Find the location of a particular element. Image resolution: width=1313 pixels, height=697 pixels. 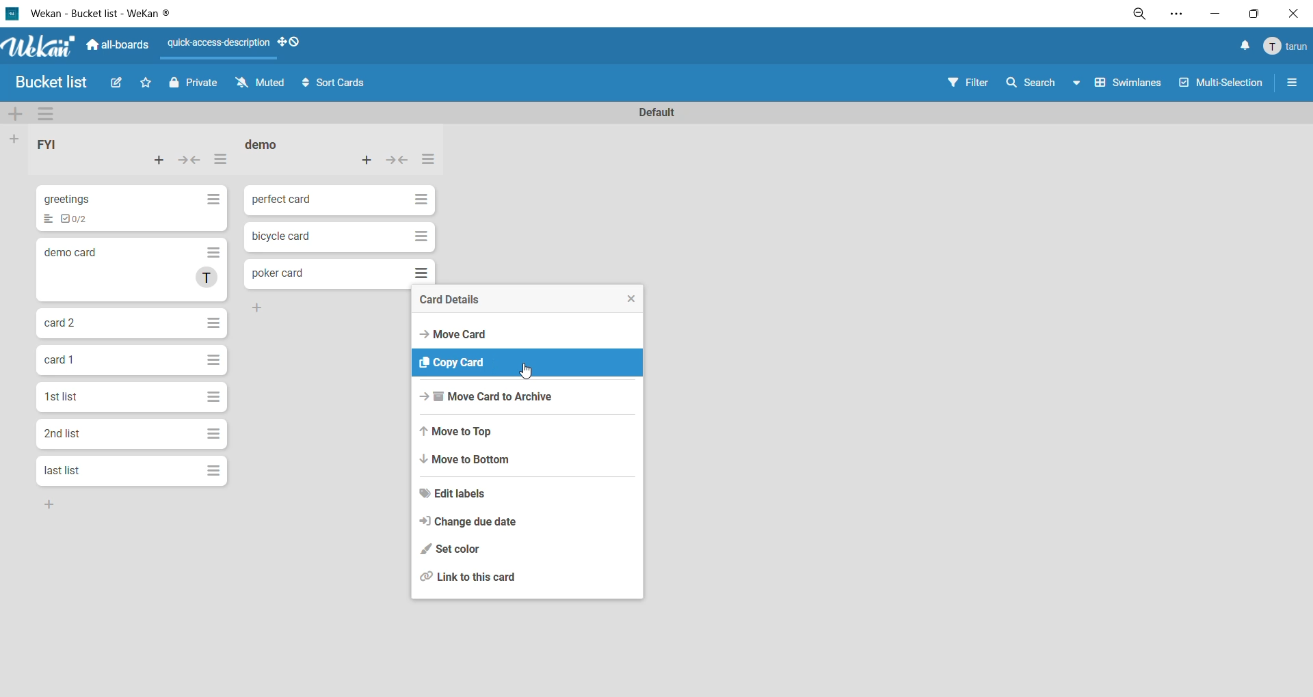

swimlane actions is located at coordinates (52, 115).